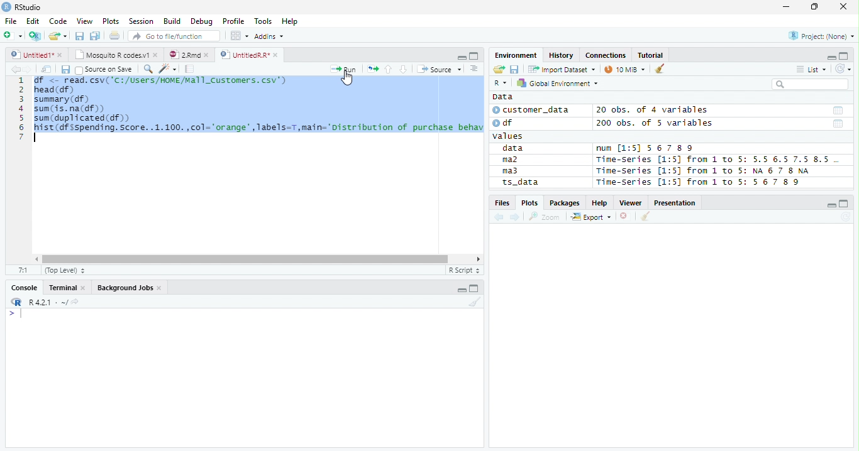  Describe the element at coordinates (172, 36) in the screenshot. I see `Go to file/function` at that location.